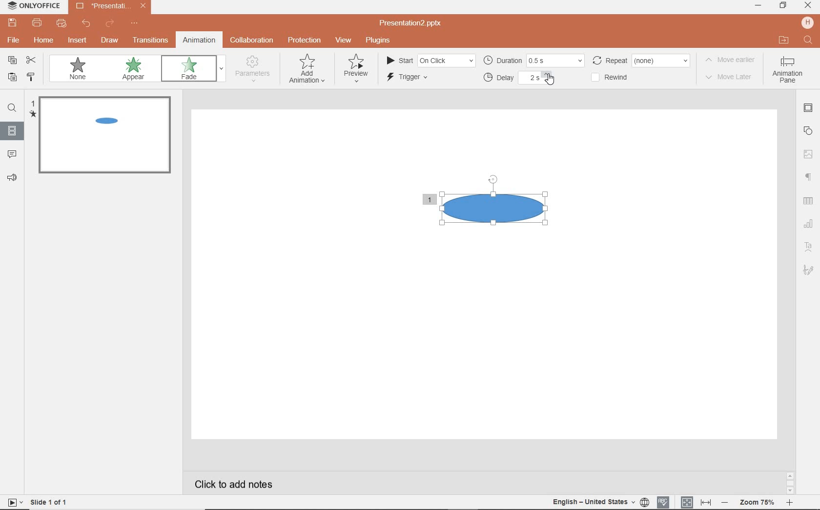 The width and height of the screenshot is (820, 510). I want to click on quick print, so click(62, 24).